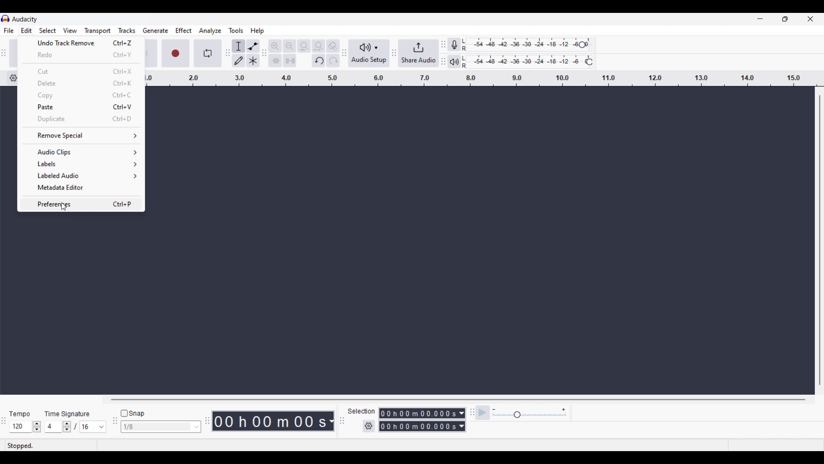 The image size is (824, 464). I want to click on Delete, so click(82, 83).